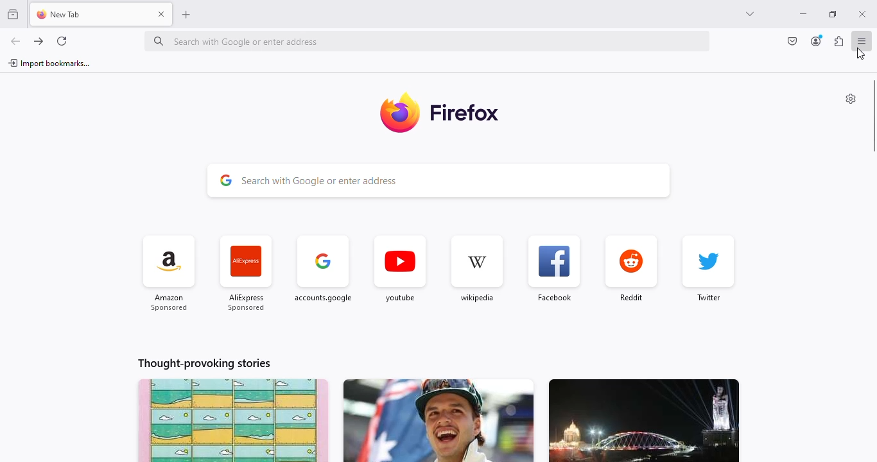 This screenshot has height=462, width=877. What do you see at coordinates (438, 420) in the screenshot?
I see `story` at bounding box center [438, 420].